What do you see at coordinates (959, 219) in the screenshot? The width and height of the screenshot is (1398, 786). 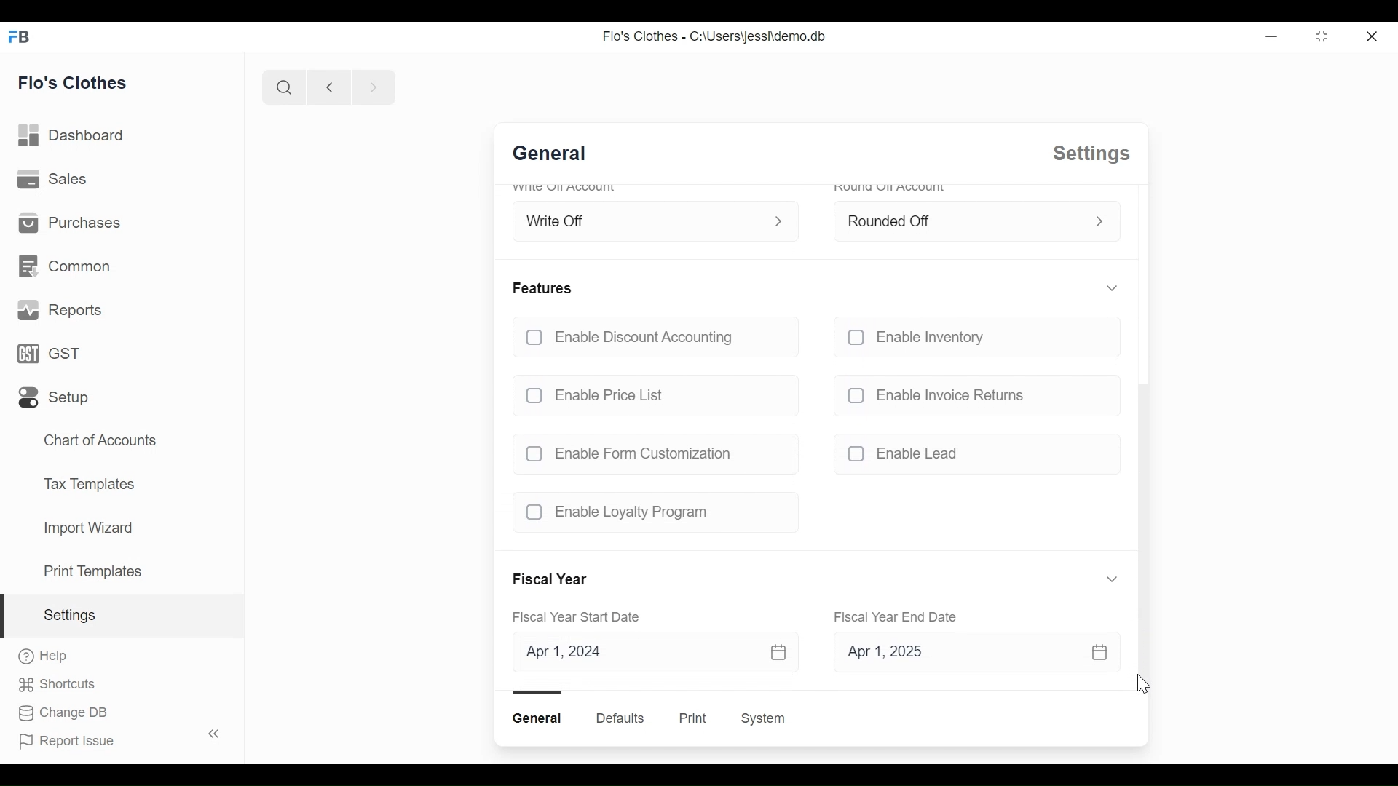 I see `Rounded Off` at bounding box center [959, 219].